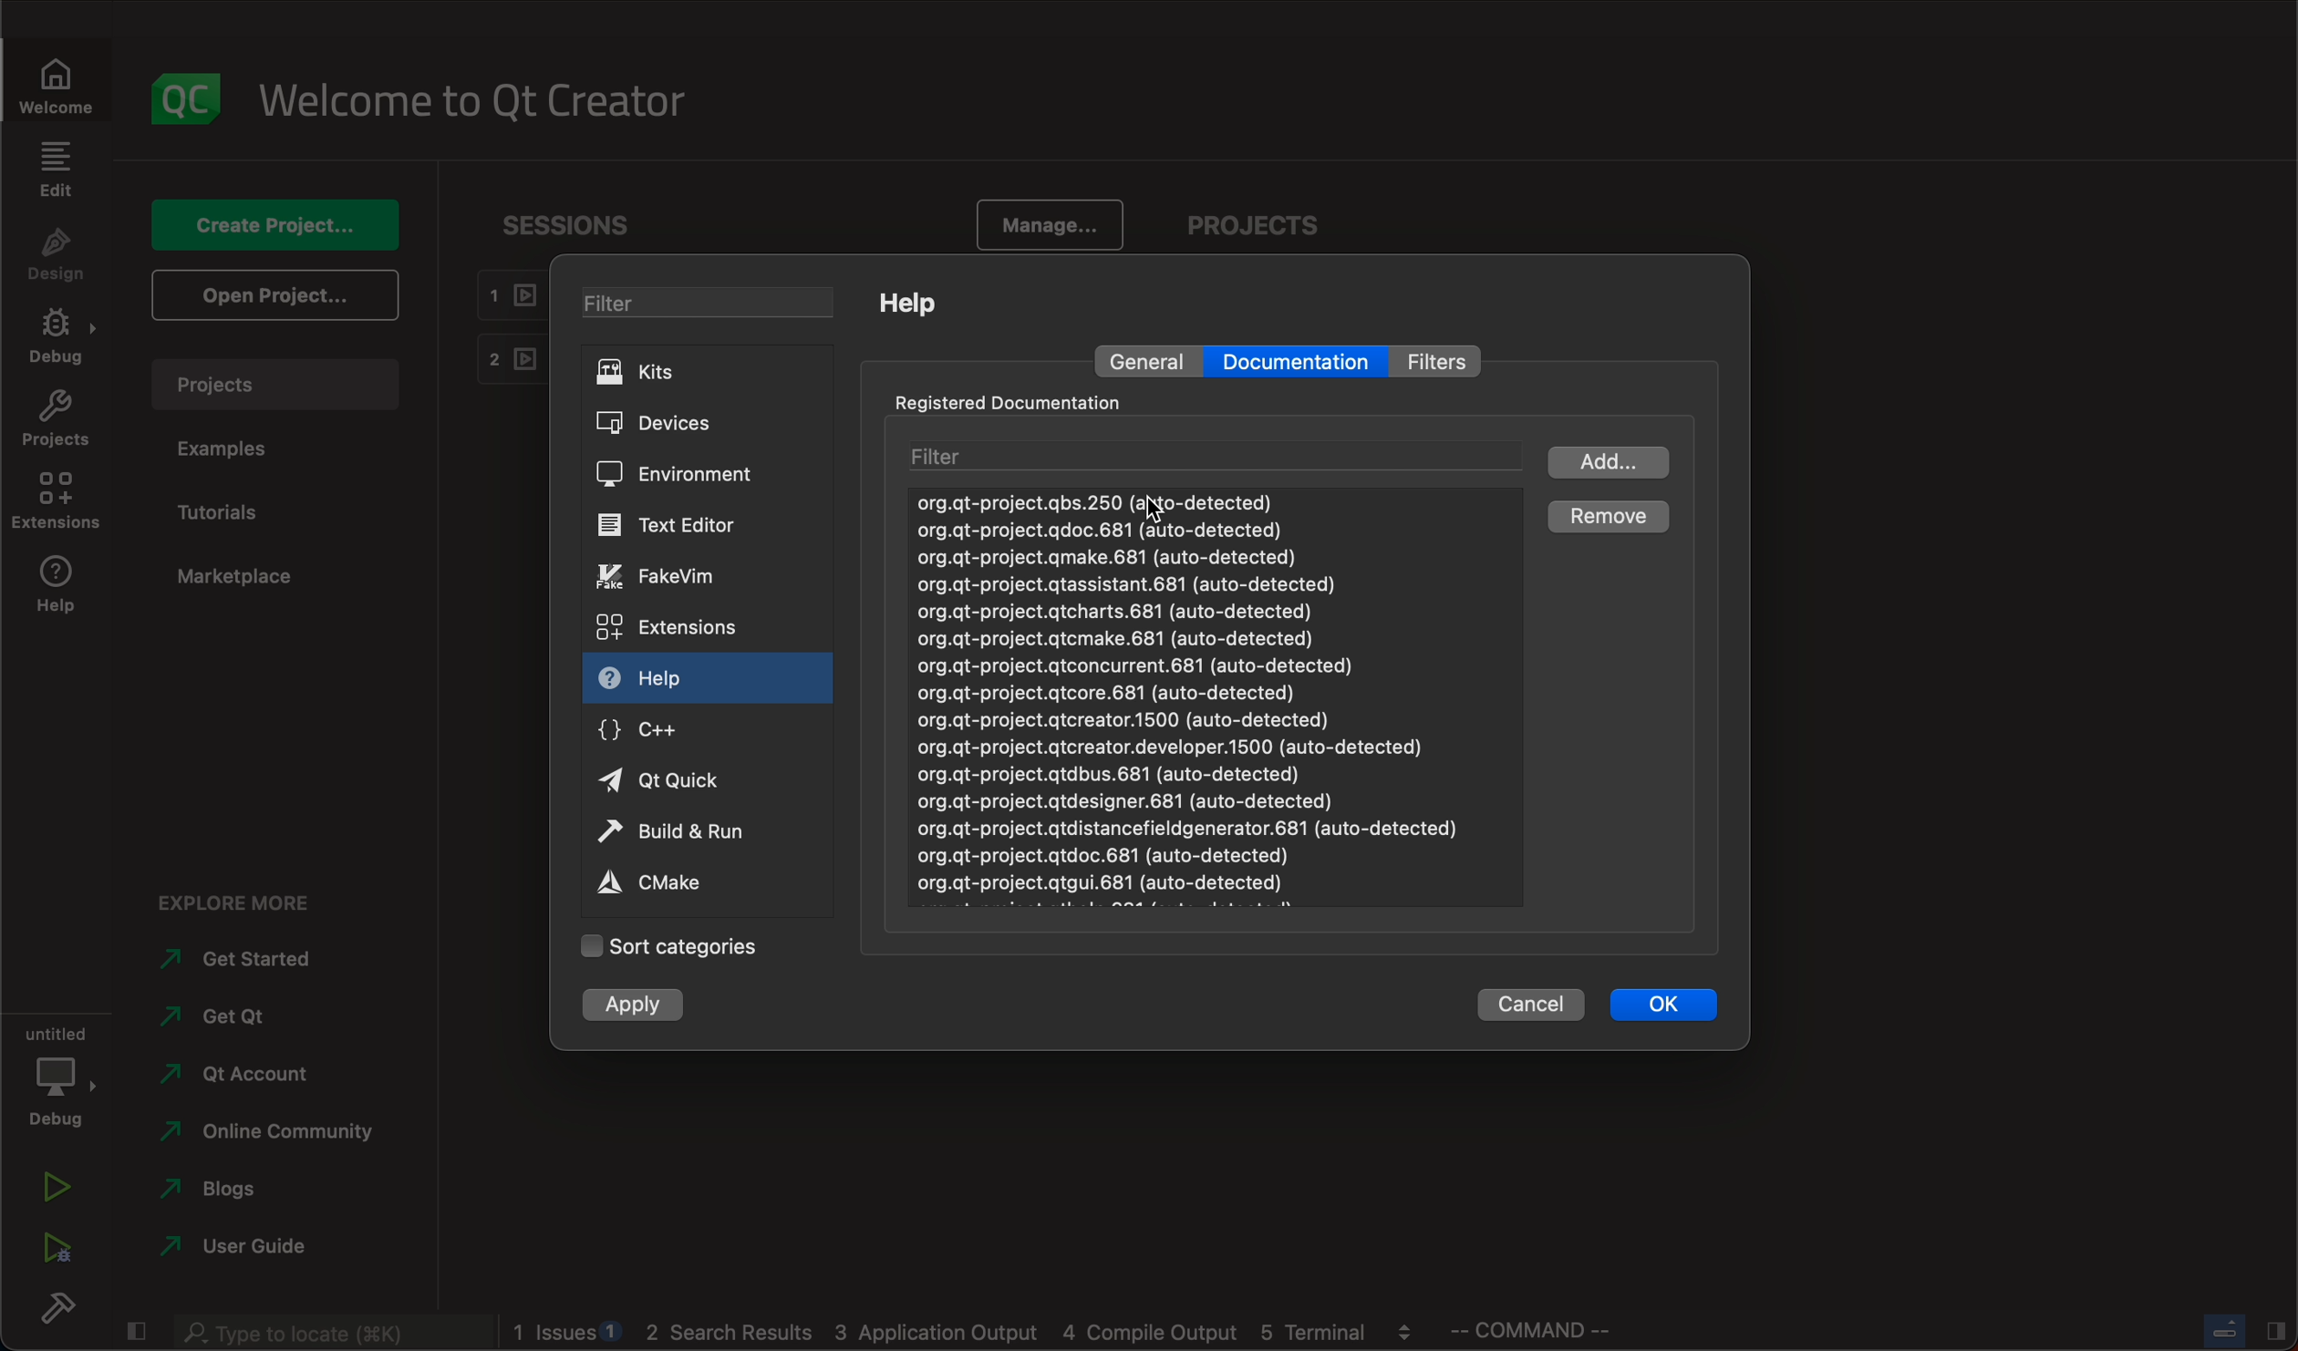 This screenshot has width=2298, height=1351. I want to click on filter, so click(1450, 358).